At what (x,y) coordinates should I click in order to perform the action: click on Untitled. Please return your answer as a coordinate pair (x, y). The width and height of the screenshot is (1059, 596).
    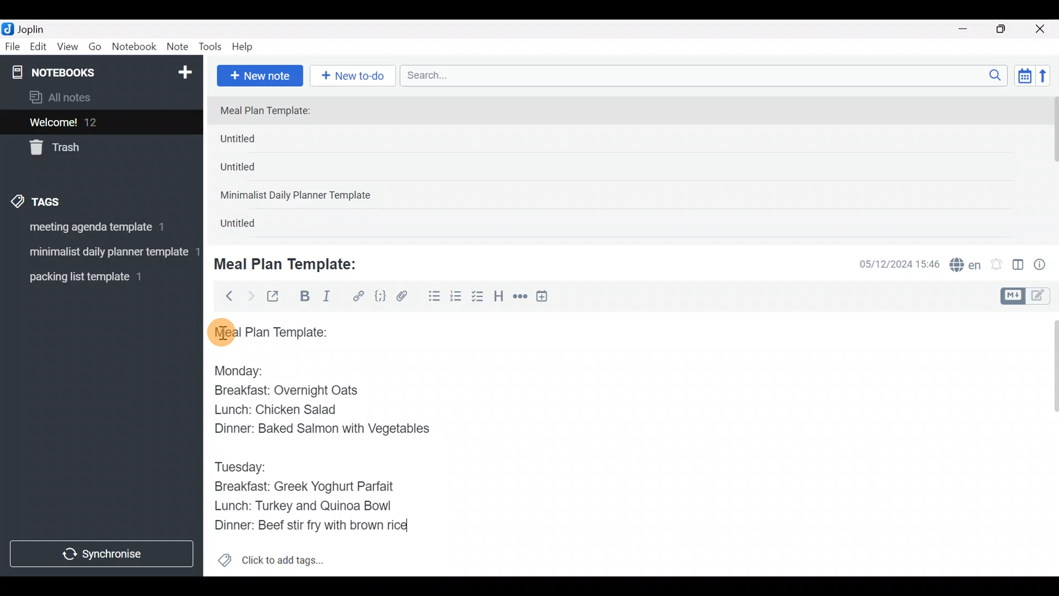
    Looking at the image, I should click on (256, 141).